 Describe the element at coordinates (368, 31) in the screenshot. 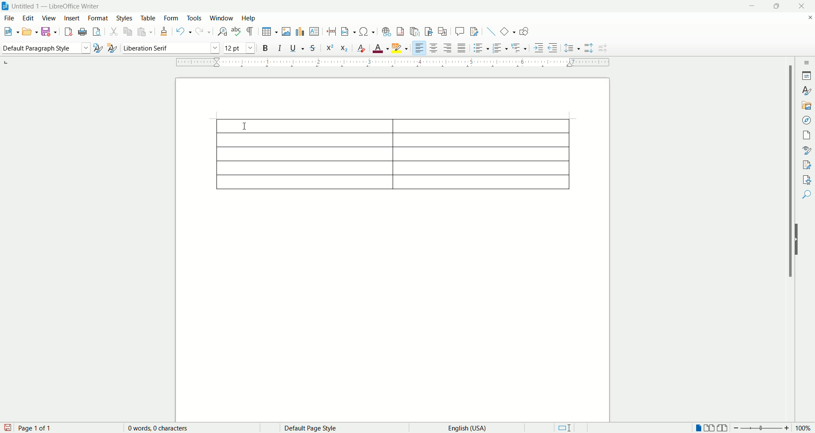

I see `insert symbol` at that location.